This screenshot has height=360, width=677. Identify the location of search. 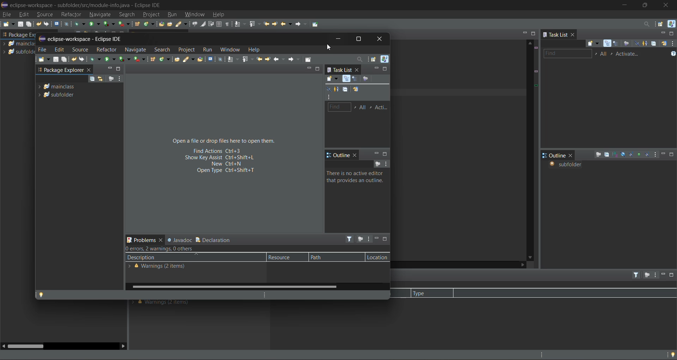
(189, 60).